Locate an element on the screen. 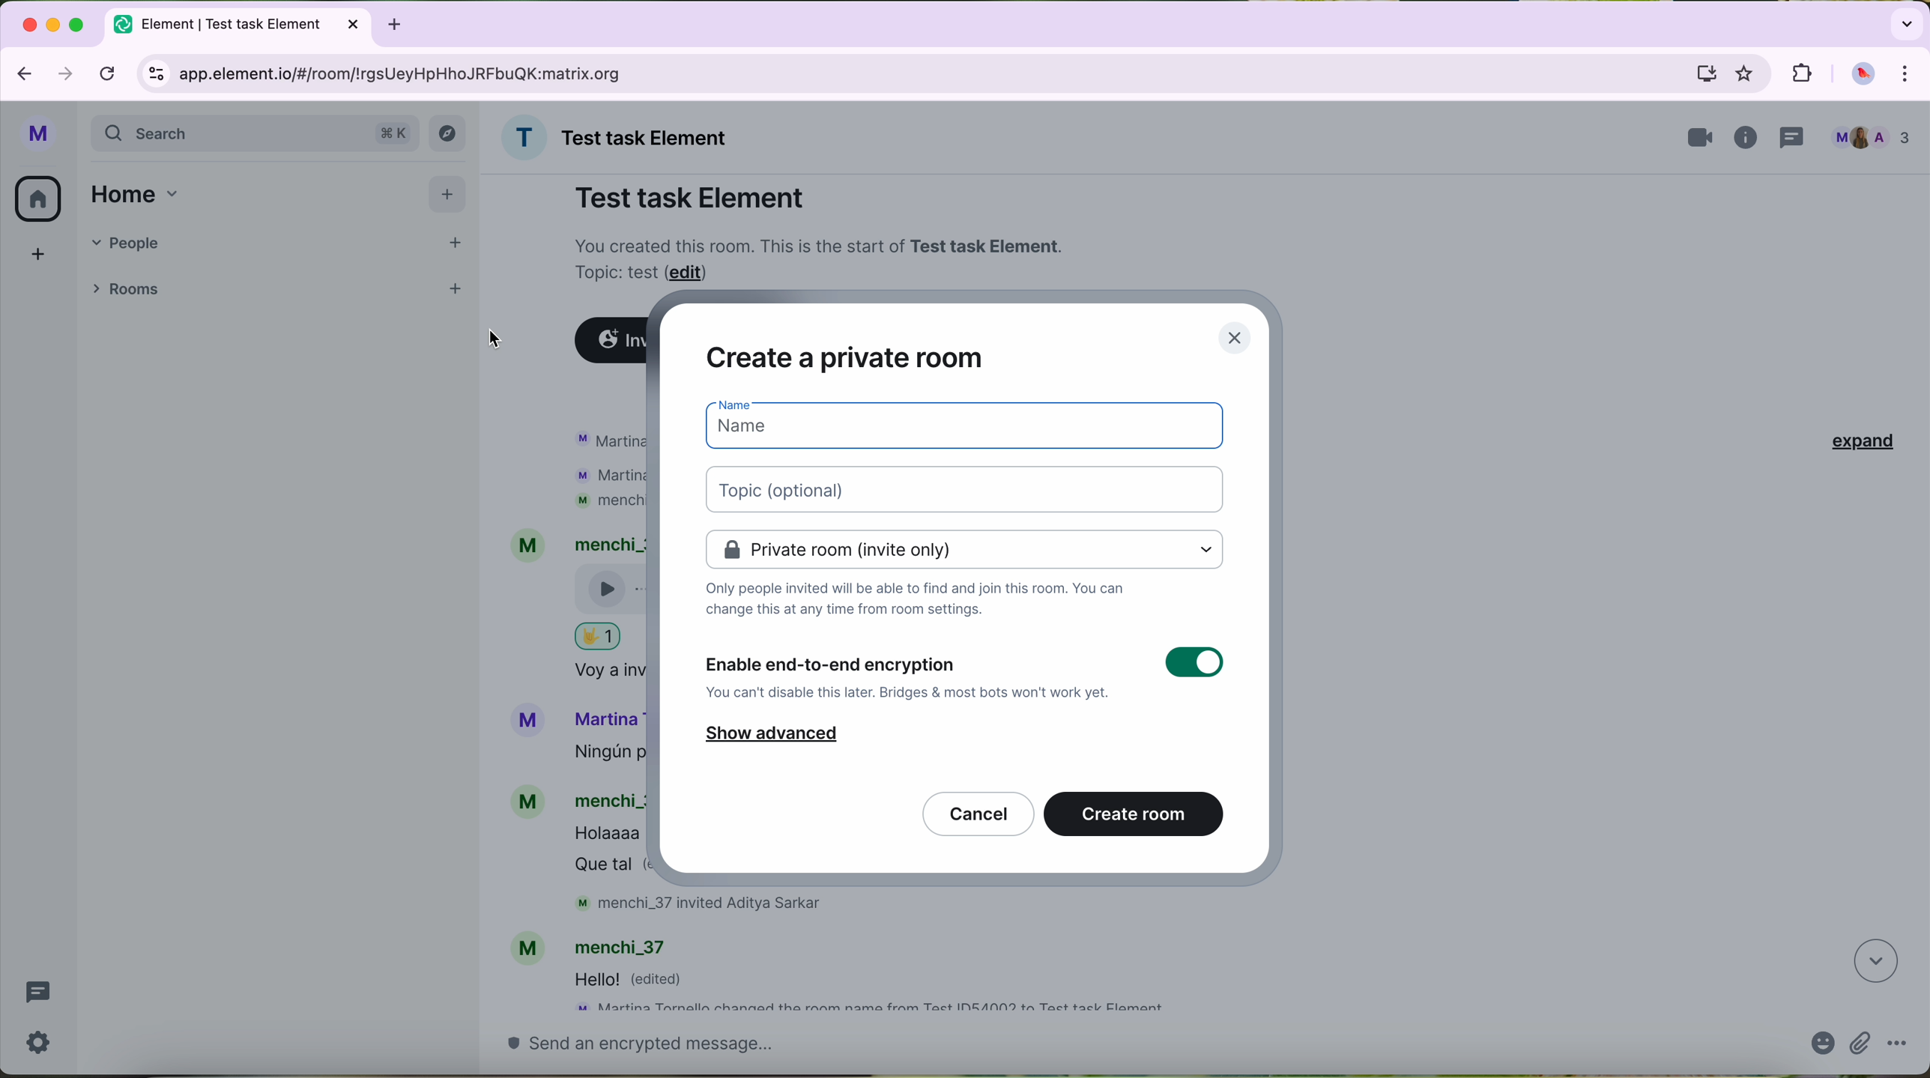 This screenshot has height=1078, width=1930. threads is located at coordinates (1796, 136).